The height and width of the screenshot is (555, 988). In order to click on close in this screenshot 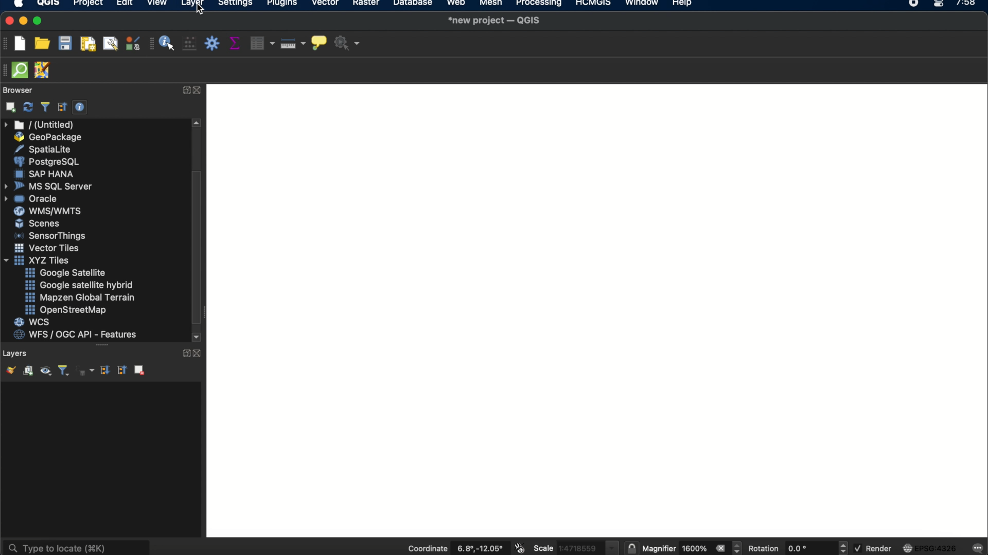, I will do `click(199, 90)`.